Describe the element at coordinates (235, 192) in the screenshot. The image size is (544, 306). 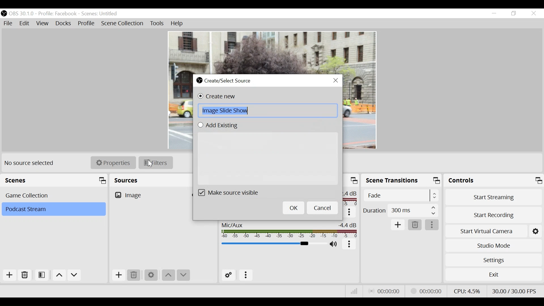
I see `(un)select Make source visible` at that location.